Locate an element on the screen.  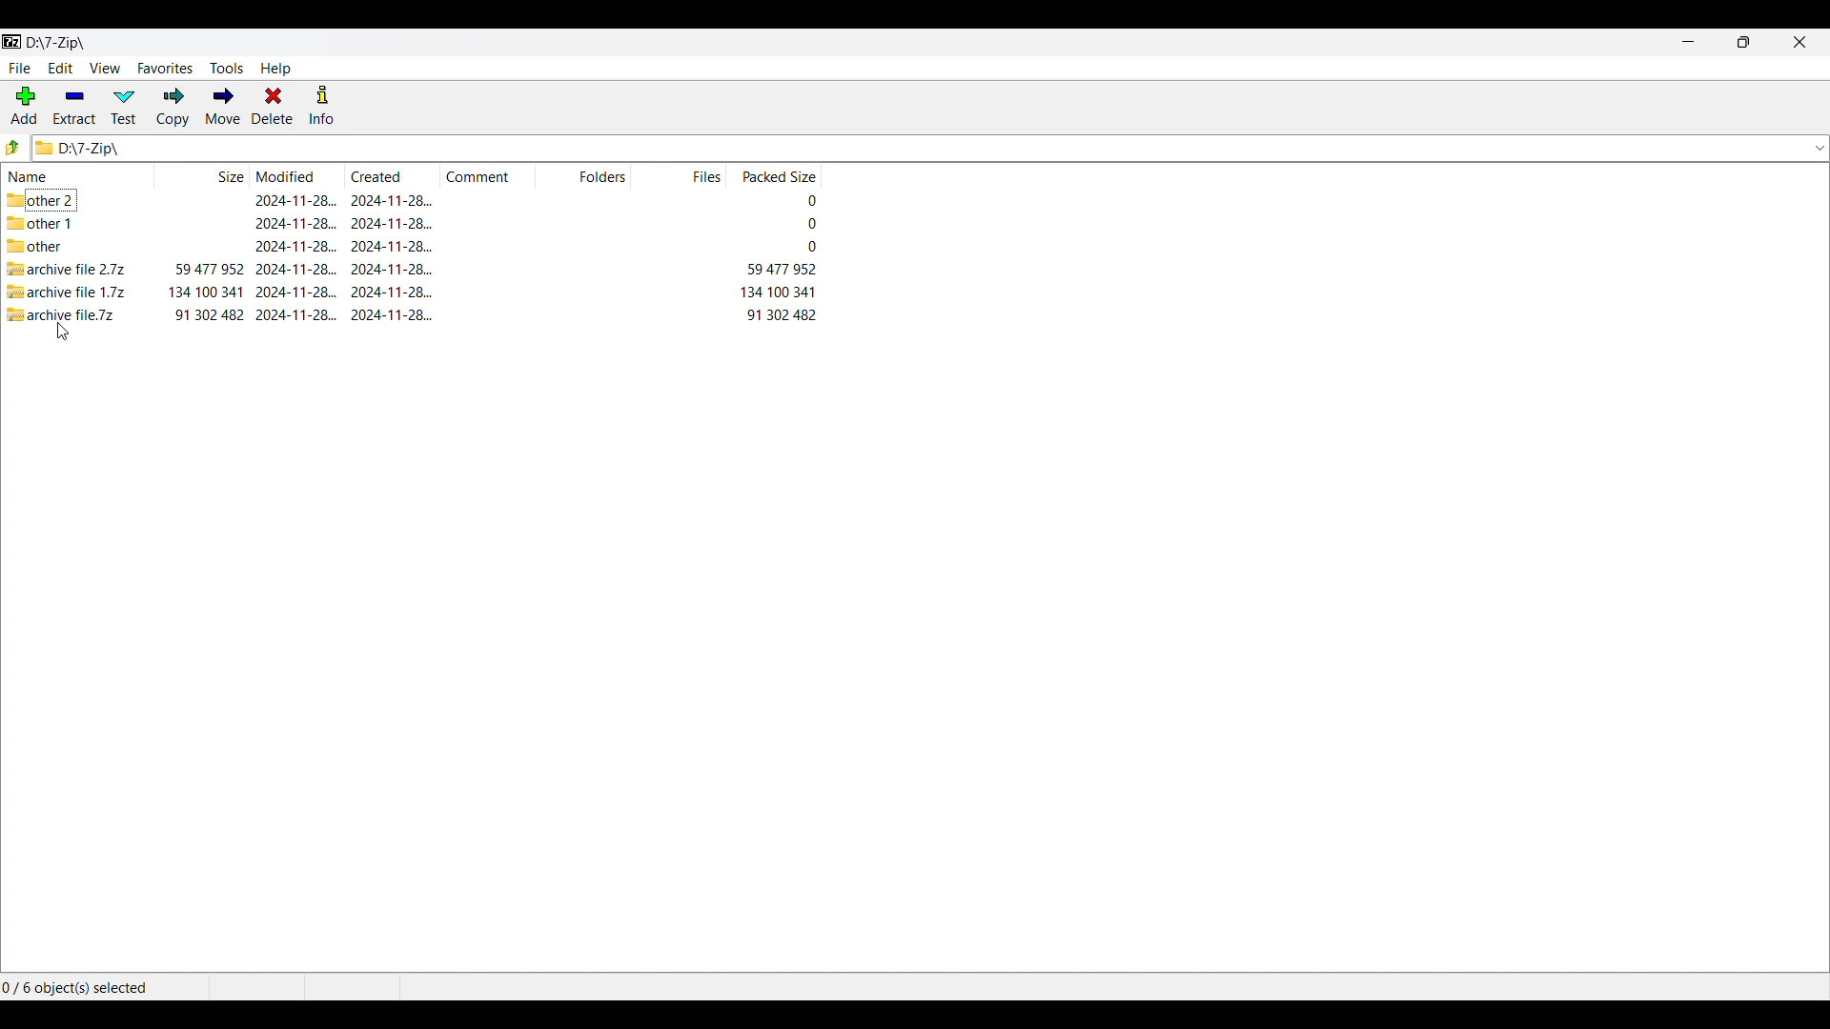
zip folder is located at coordinates (68, 292).